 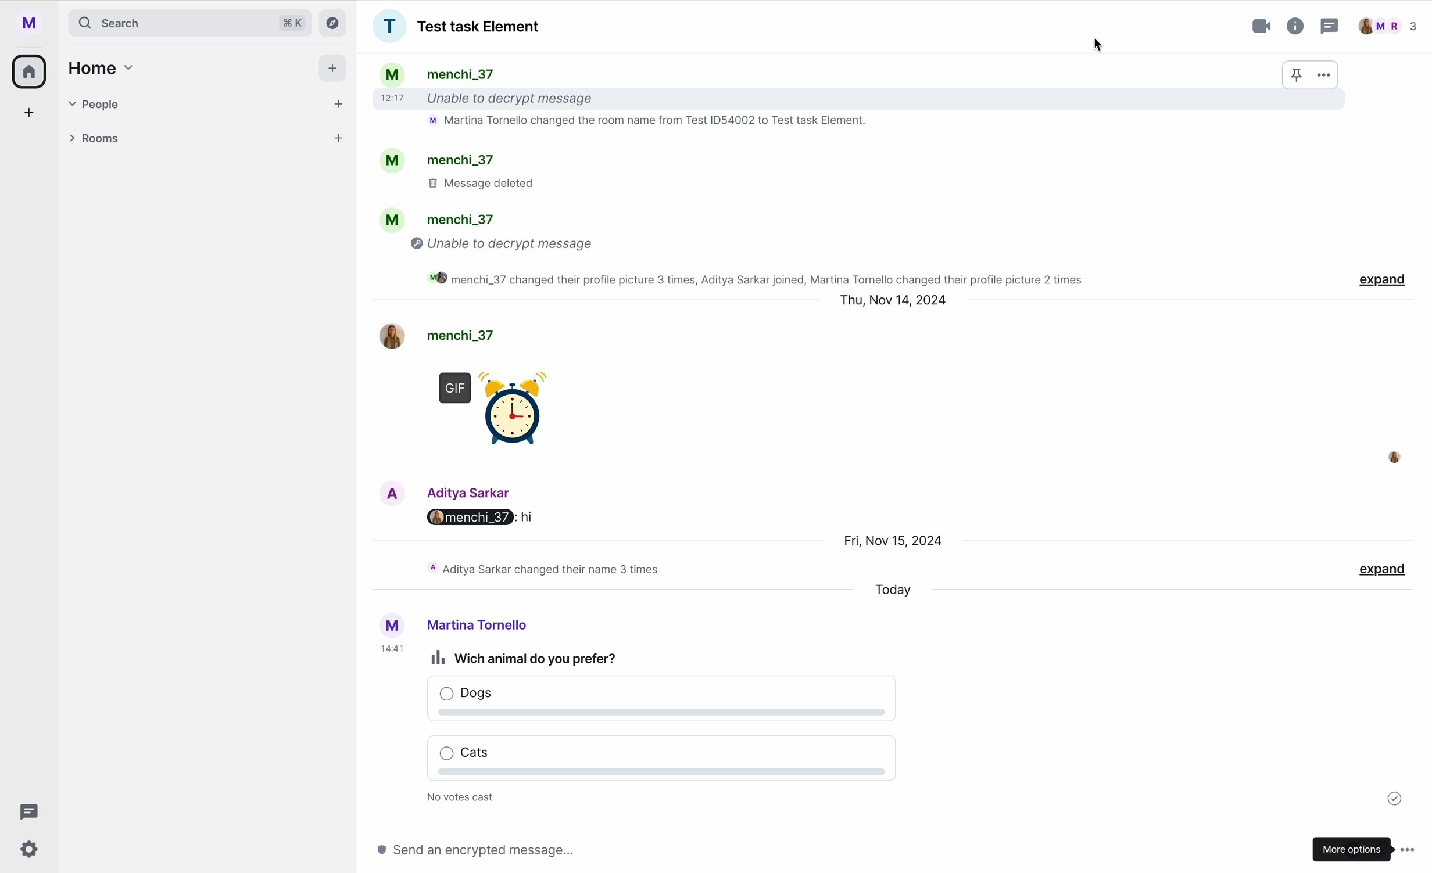 I want to click on information, so click(x=1296, y=24).